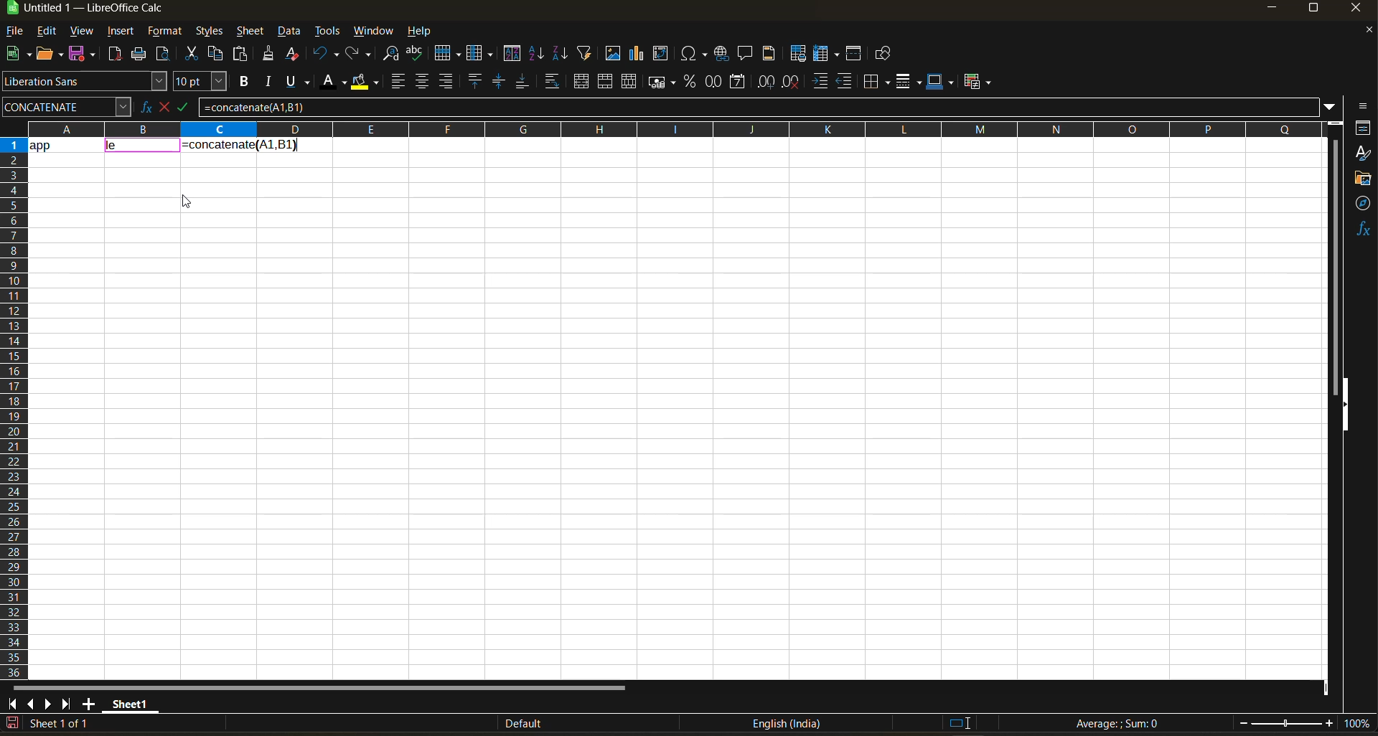 Image resolution: width=1378 pixels, height=736 pixels. Describe the element at coordinates (414, 55) in the screenshot. I see `spelling` at that location.